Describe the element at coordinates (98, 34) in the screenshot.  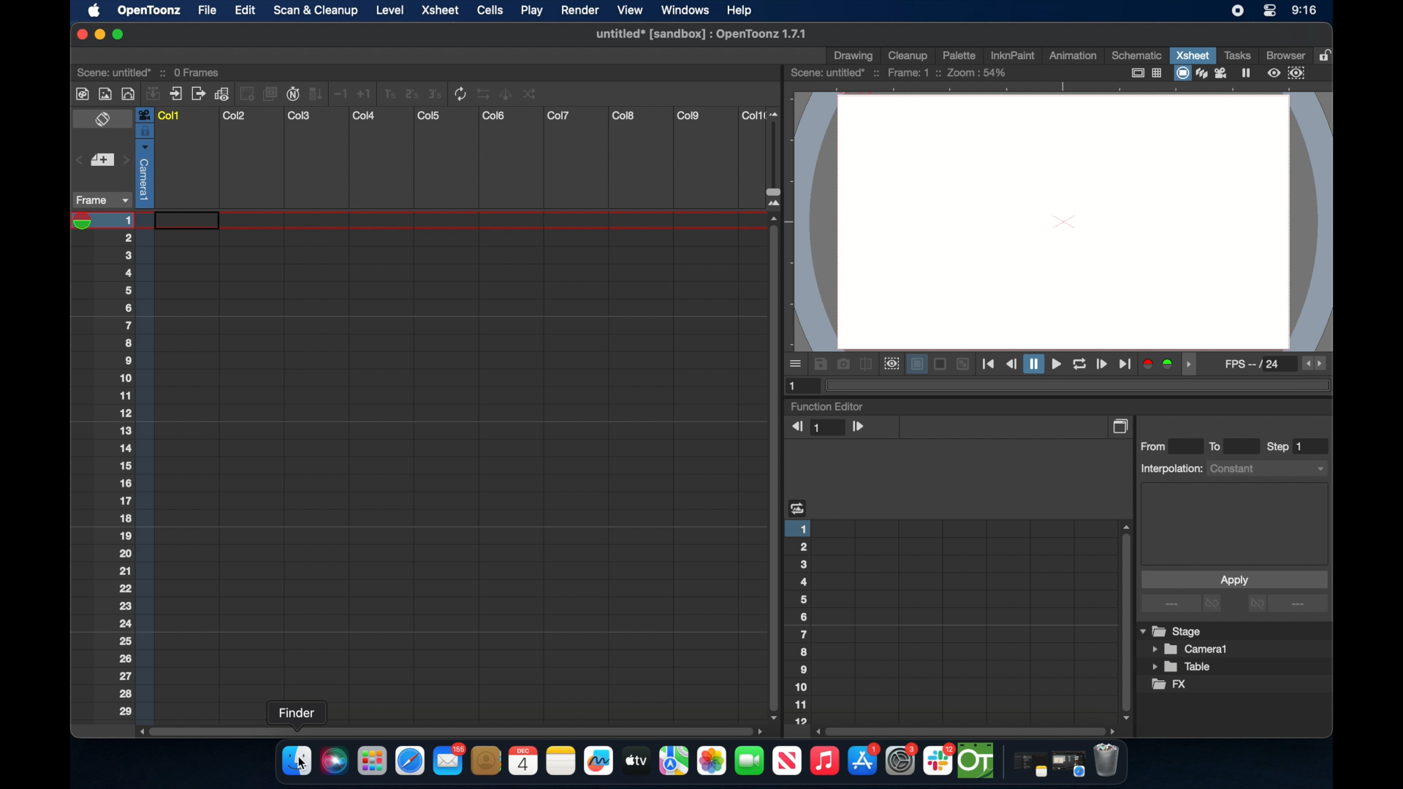
I see `minimize` at that location.